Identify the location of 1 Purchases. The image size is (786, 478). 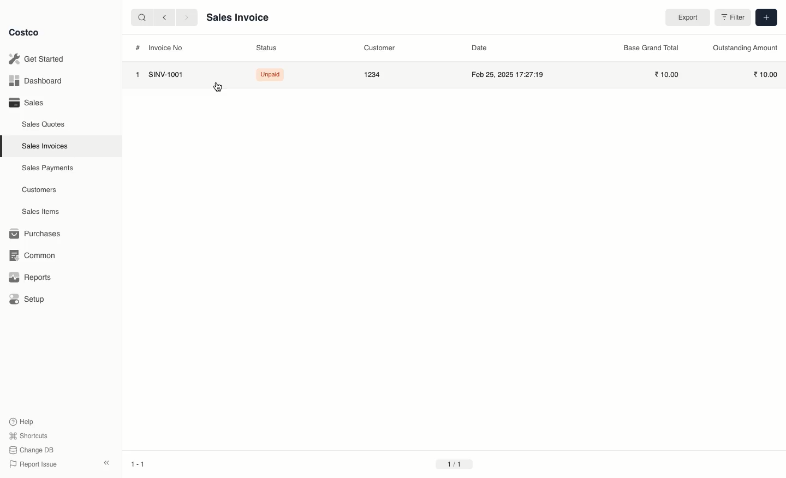
(38, 234).